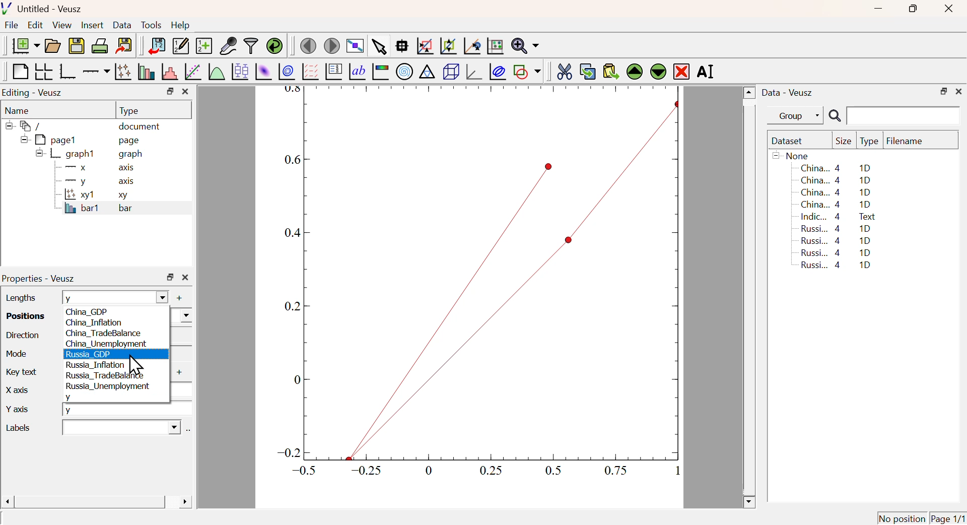 The height and width of the screenshot is (525, 967). Describe the element at coordinates (25, 392) in the screenshot. I see `X Axis` at that location.